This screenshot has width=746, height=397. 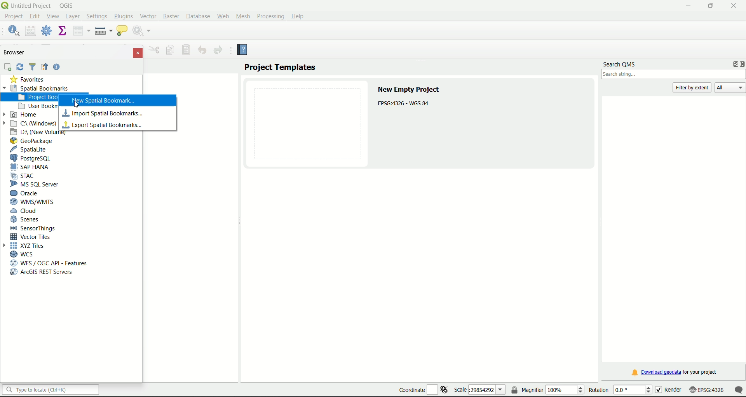 What do you see at coordinates (187, 50) in the screenshot?
I see `Save features` at bounding box center [187, 50].